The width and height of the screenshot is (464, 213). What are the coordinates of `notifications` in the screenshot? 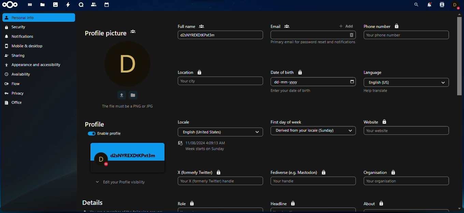 It's located at (39, 36).